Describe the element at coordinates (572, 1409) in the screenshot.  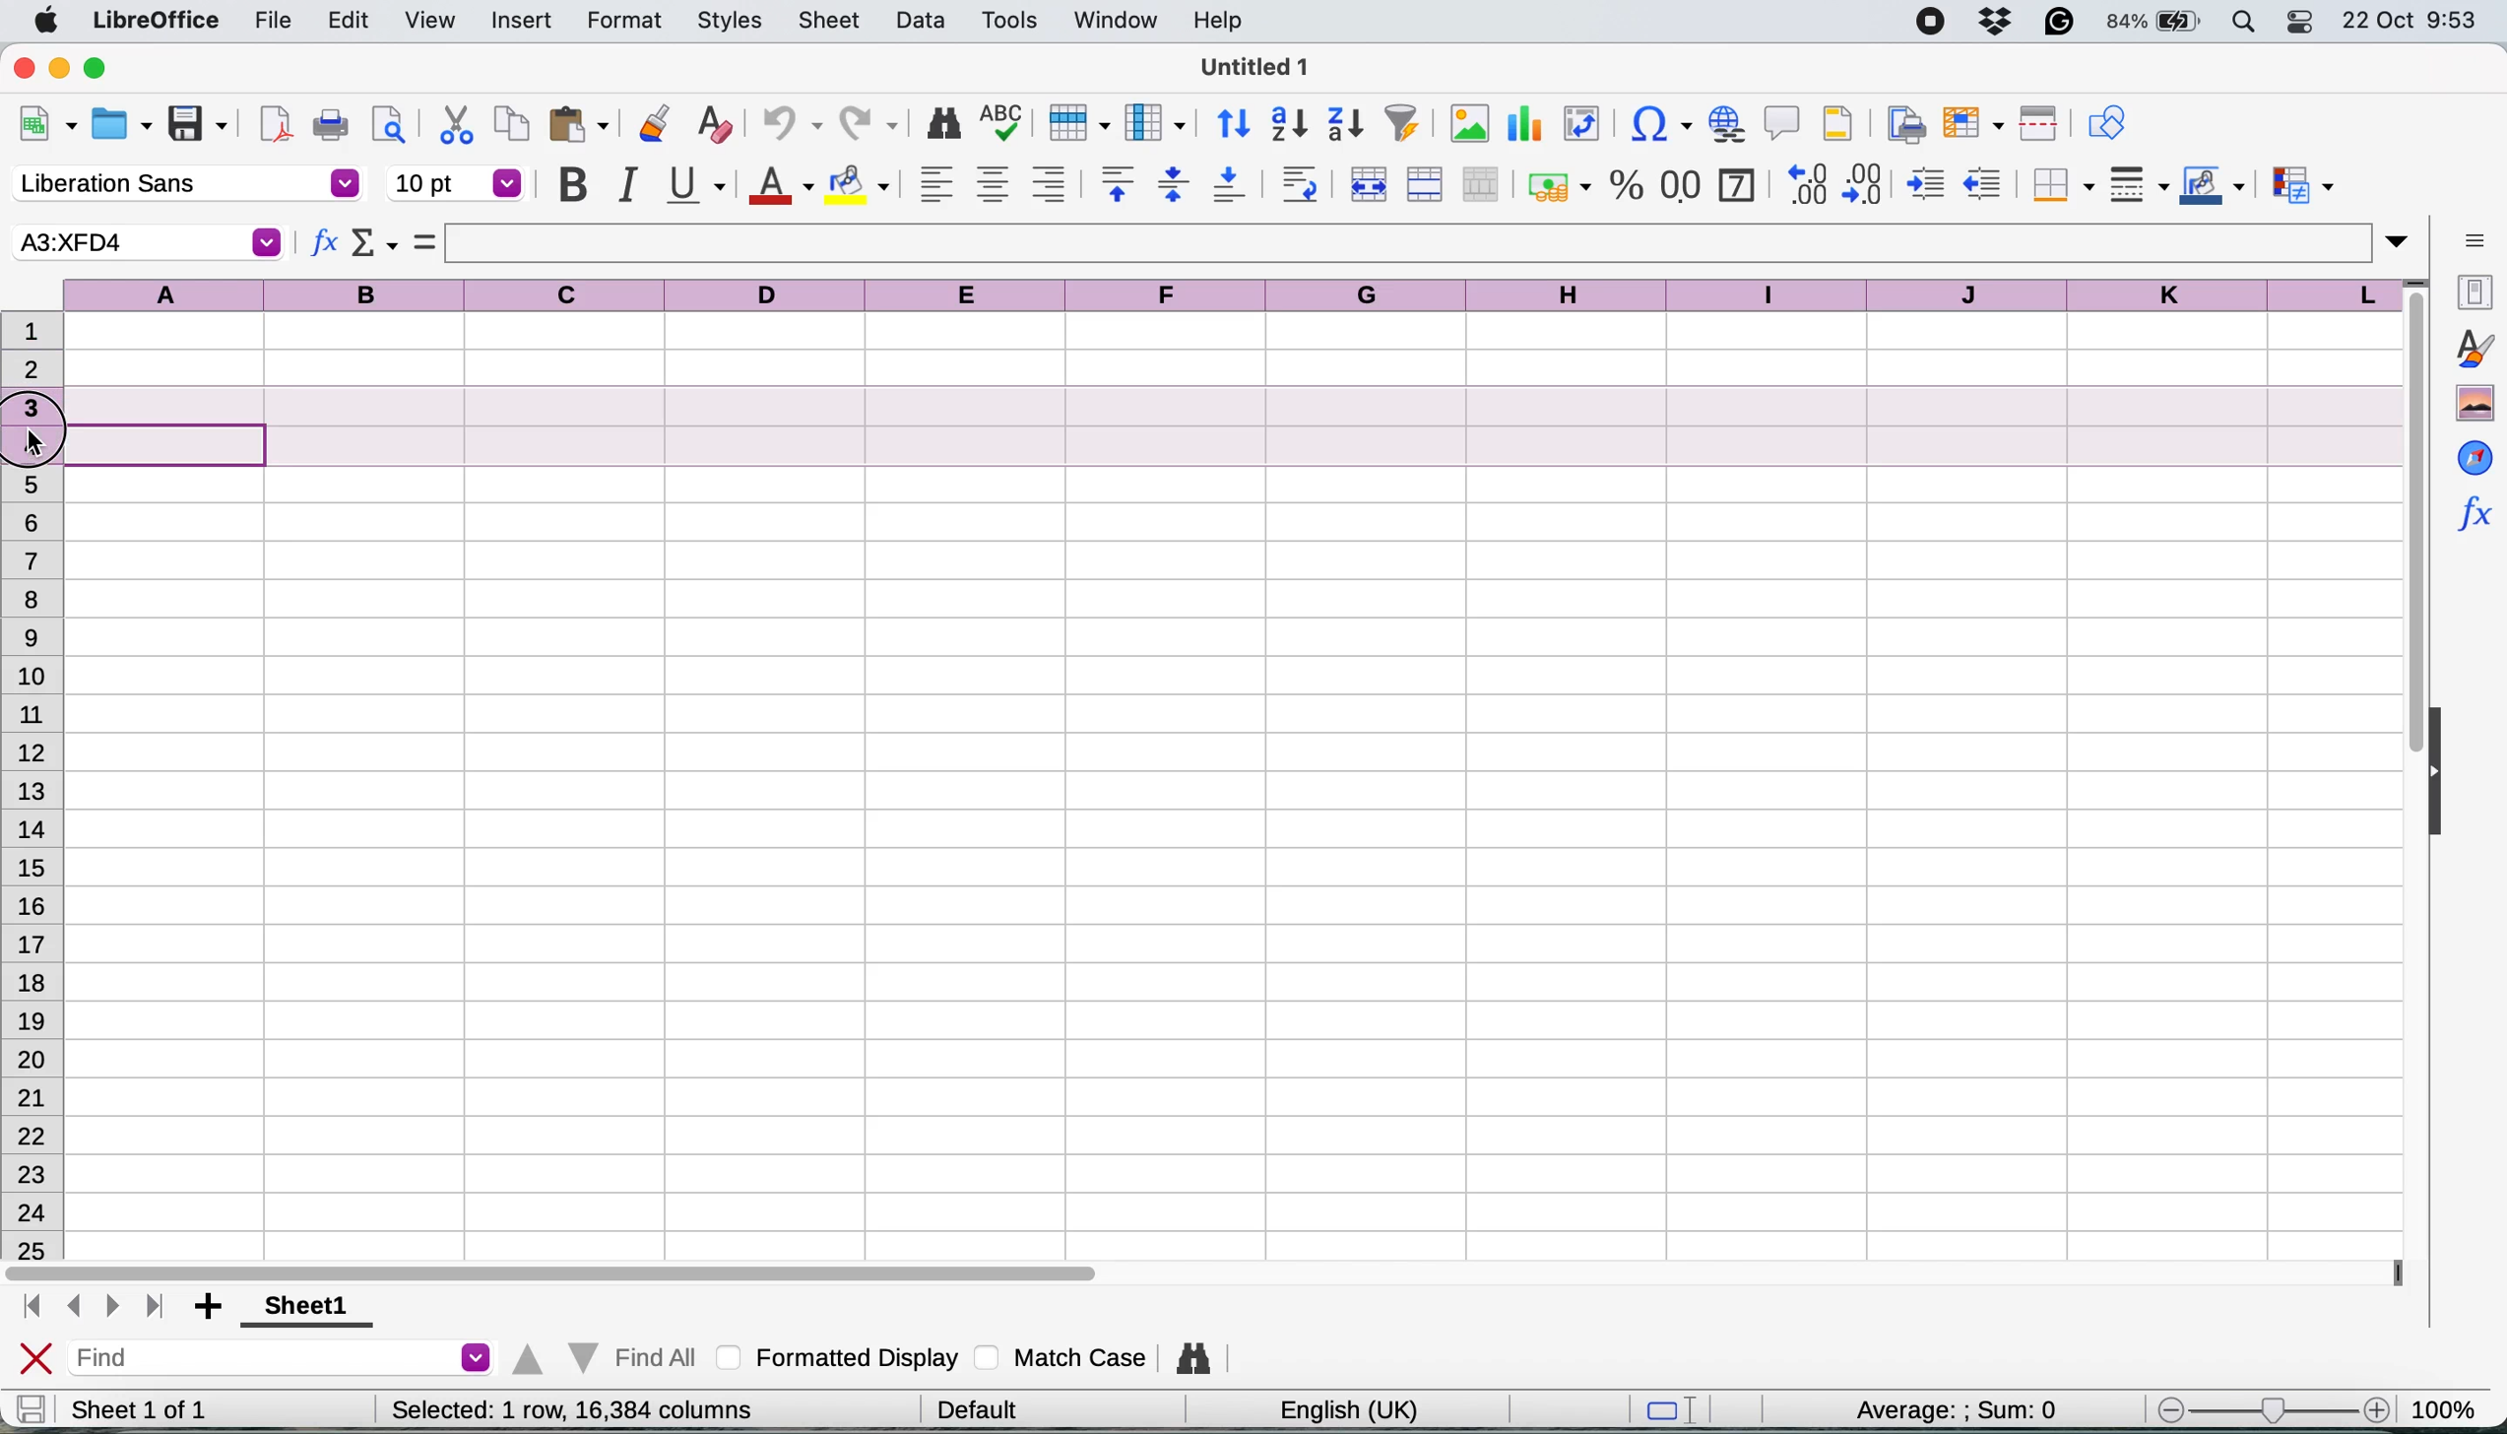
I see `Selected: 1 row, 16,384 columns` at that location.